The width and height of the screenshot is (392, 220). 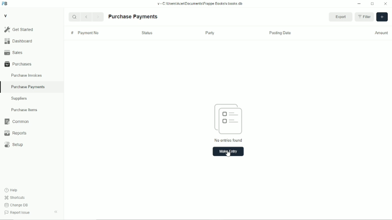 What do you see at coordinates (32, 121) in the screenshot?
I see `Common` at bounding box center [32, 121].